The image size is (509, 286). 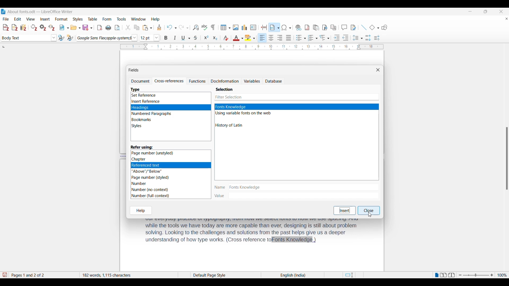 What do you see at coordinates (492, 275) in the screenshot?
I see `Zoom in` at bounding box center [492, 275].